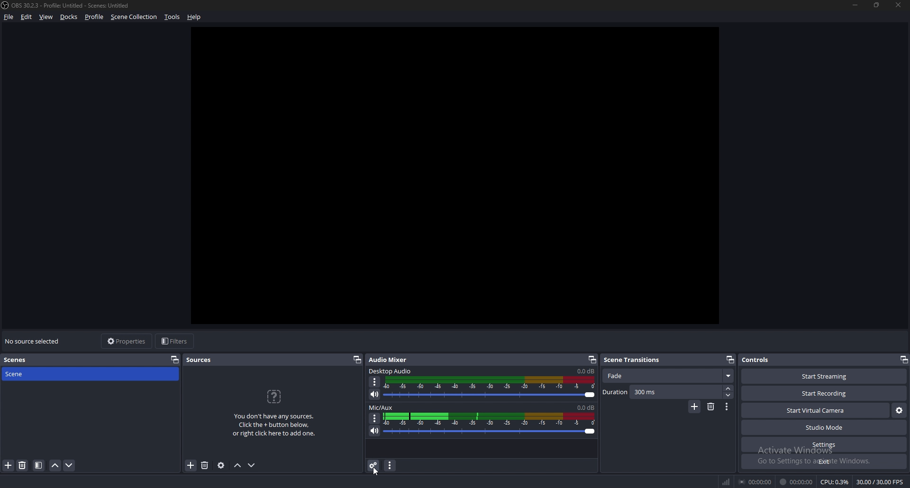 The height and width of the screenshot is (488, 910). What do you see at coordinates (135, 17) in the screenshot?
I see `scene collection` at bounding box center [135, 17].